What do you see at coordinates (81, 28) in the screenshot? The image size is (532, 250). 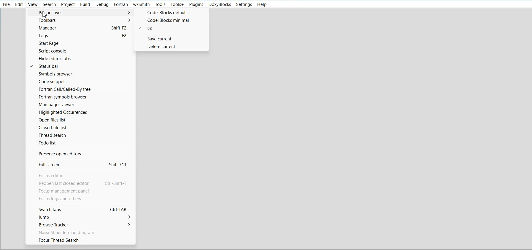 I see `Manager` at bounding box center [81, 28].